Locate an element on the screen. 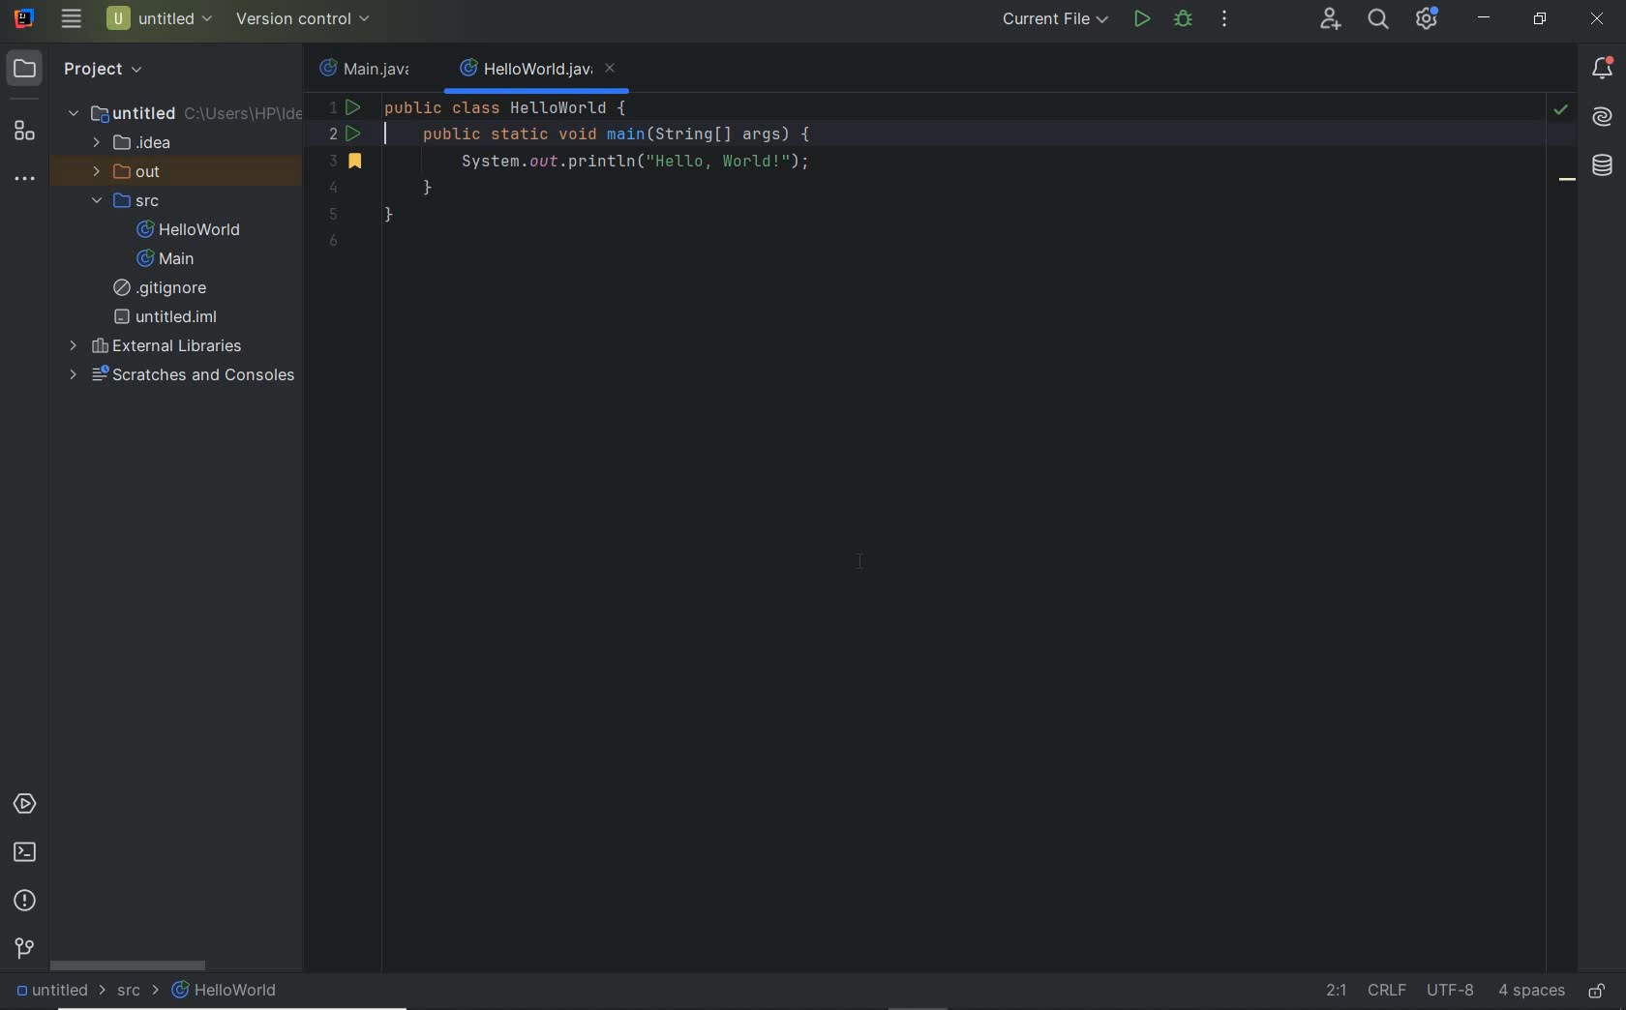 This screenshot has width=1626, height=1010. scratches and consoles is located at coordinates (183, 376).